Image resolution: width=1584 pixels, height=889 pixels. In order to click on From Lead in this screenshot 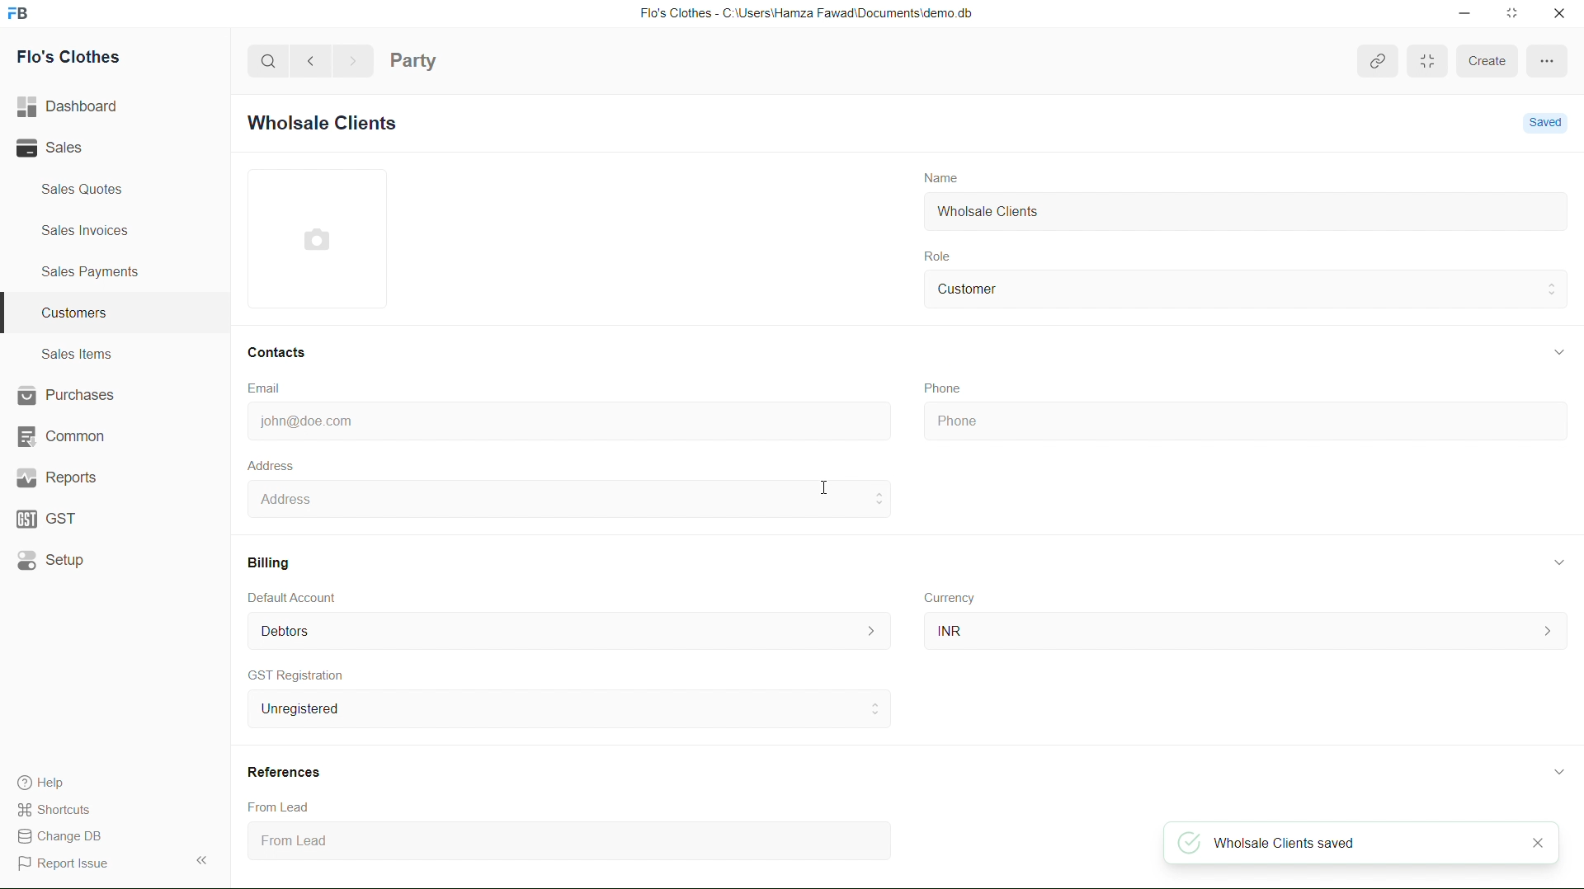, I will do `click(284, 805)`.